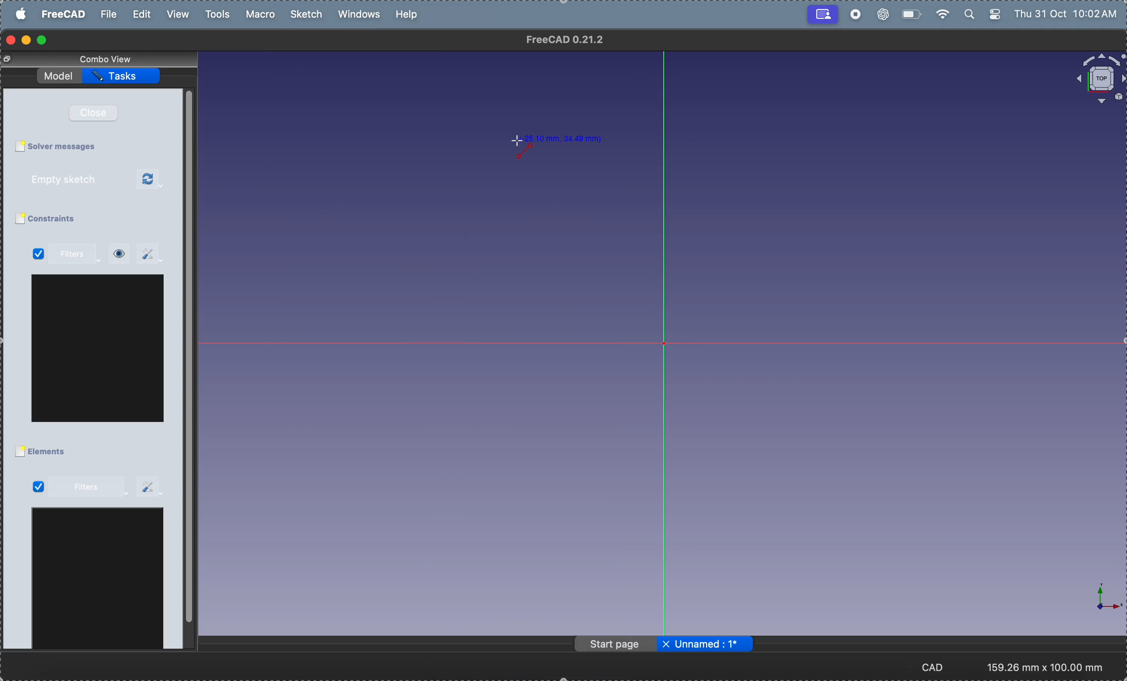 The height and width of the screenshot is (681, 1127). Describe the element at coordinates (308, 15) in the screenshot. I see `sketch` at that location.